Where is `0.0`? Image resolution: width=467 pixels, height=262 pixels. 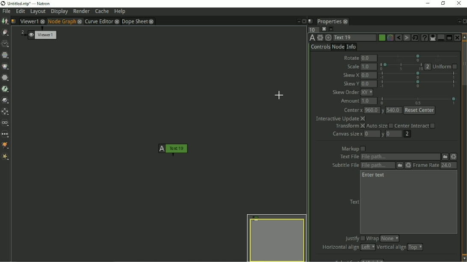
0.0 is located at coordinates (369, 76).